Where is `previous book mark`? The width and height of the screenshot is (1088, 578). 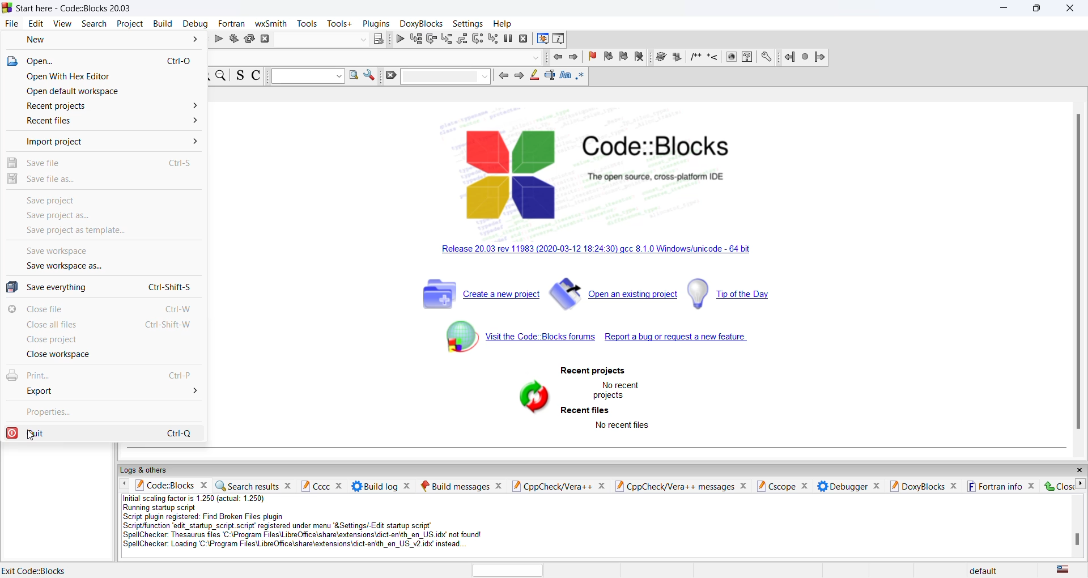 previous book mark is located at coordinates (607, 56).